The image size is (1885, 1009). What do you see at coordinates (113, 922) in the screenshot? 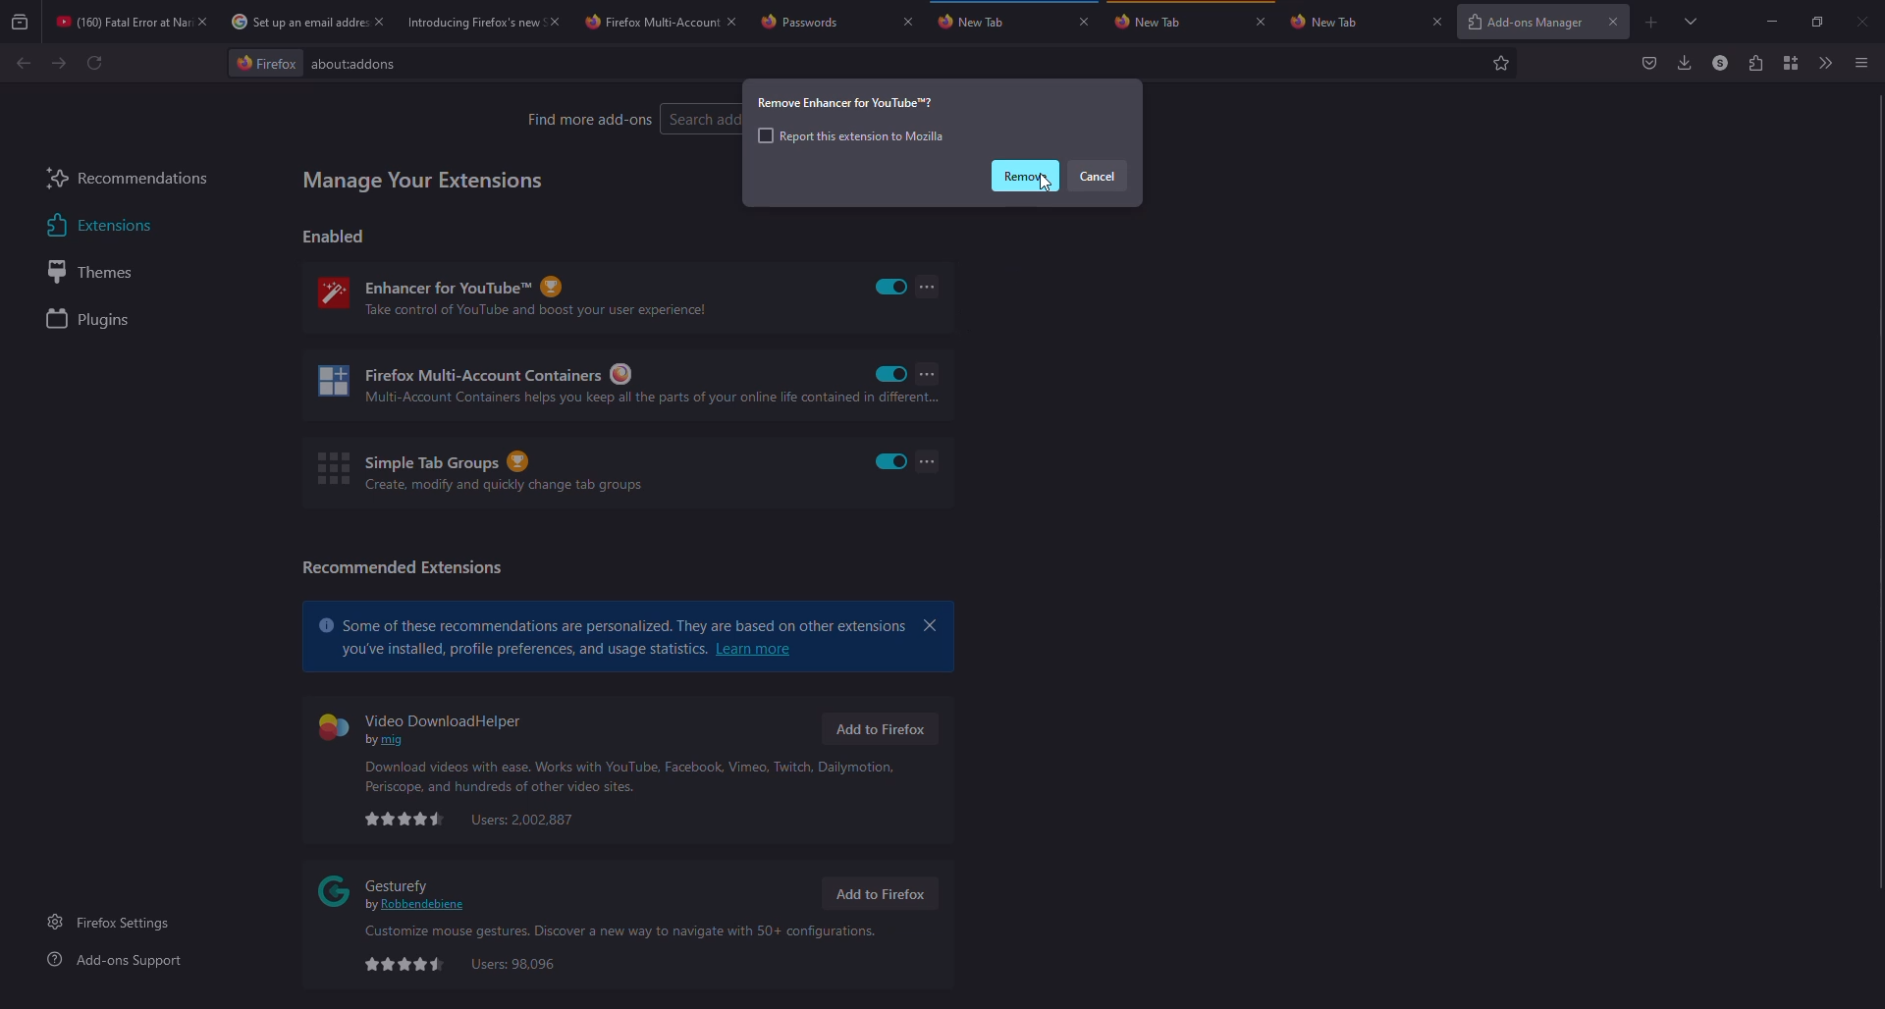
I see `firefox settings` at bounding box center [113, 922].